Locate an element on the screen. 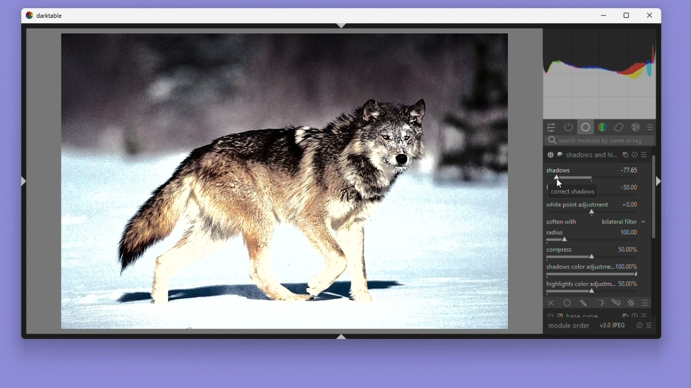 The width and height of the screenshot is (691, 388). 50.00% is located at coordinates (627, 249).